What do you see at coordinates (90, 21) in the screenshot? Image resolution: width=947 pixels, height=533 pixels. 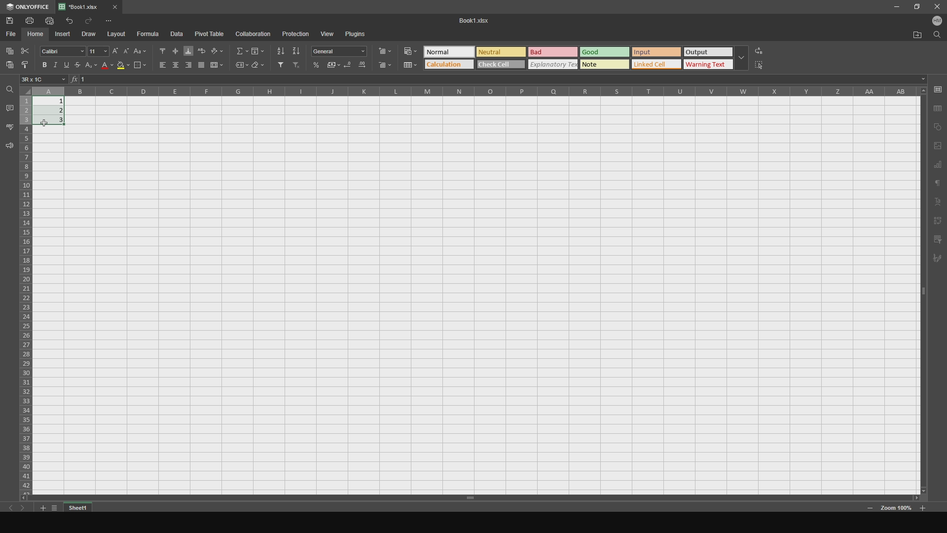 I see `redo` at bounding box center [90, 21].